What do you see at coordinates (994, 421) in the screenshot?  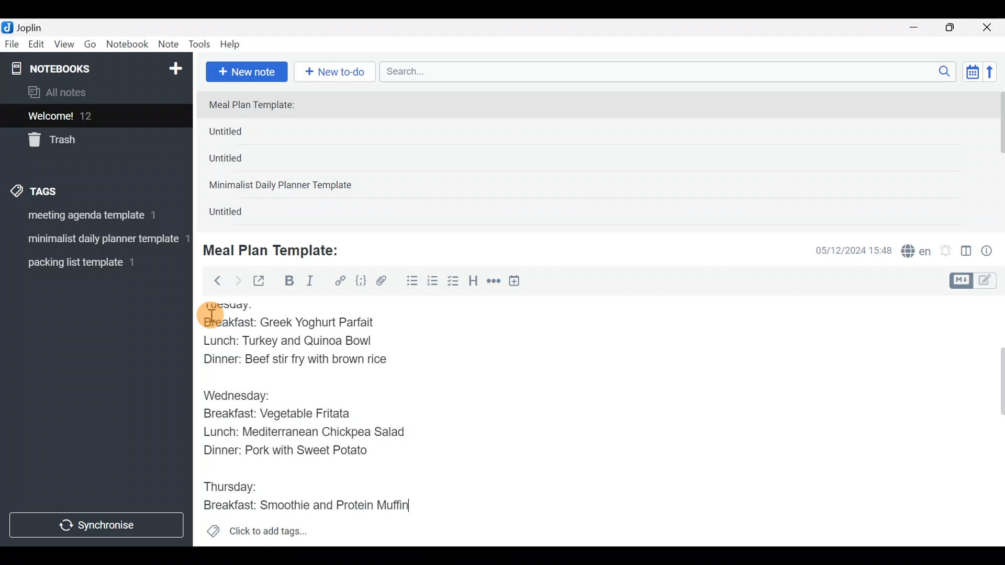 I see `Scroll bar` at bounding box center [994, 421].